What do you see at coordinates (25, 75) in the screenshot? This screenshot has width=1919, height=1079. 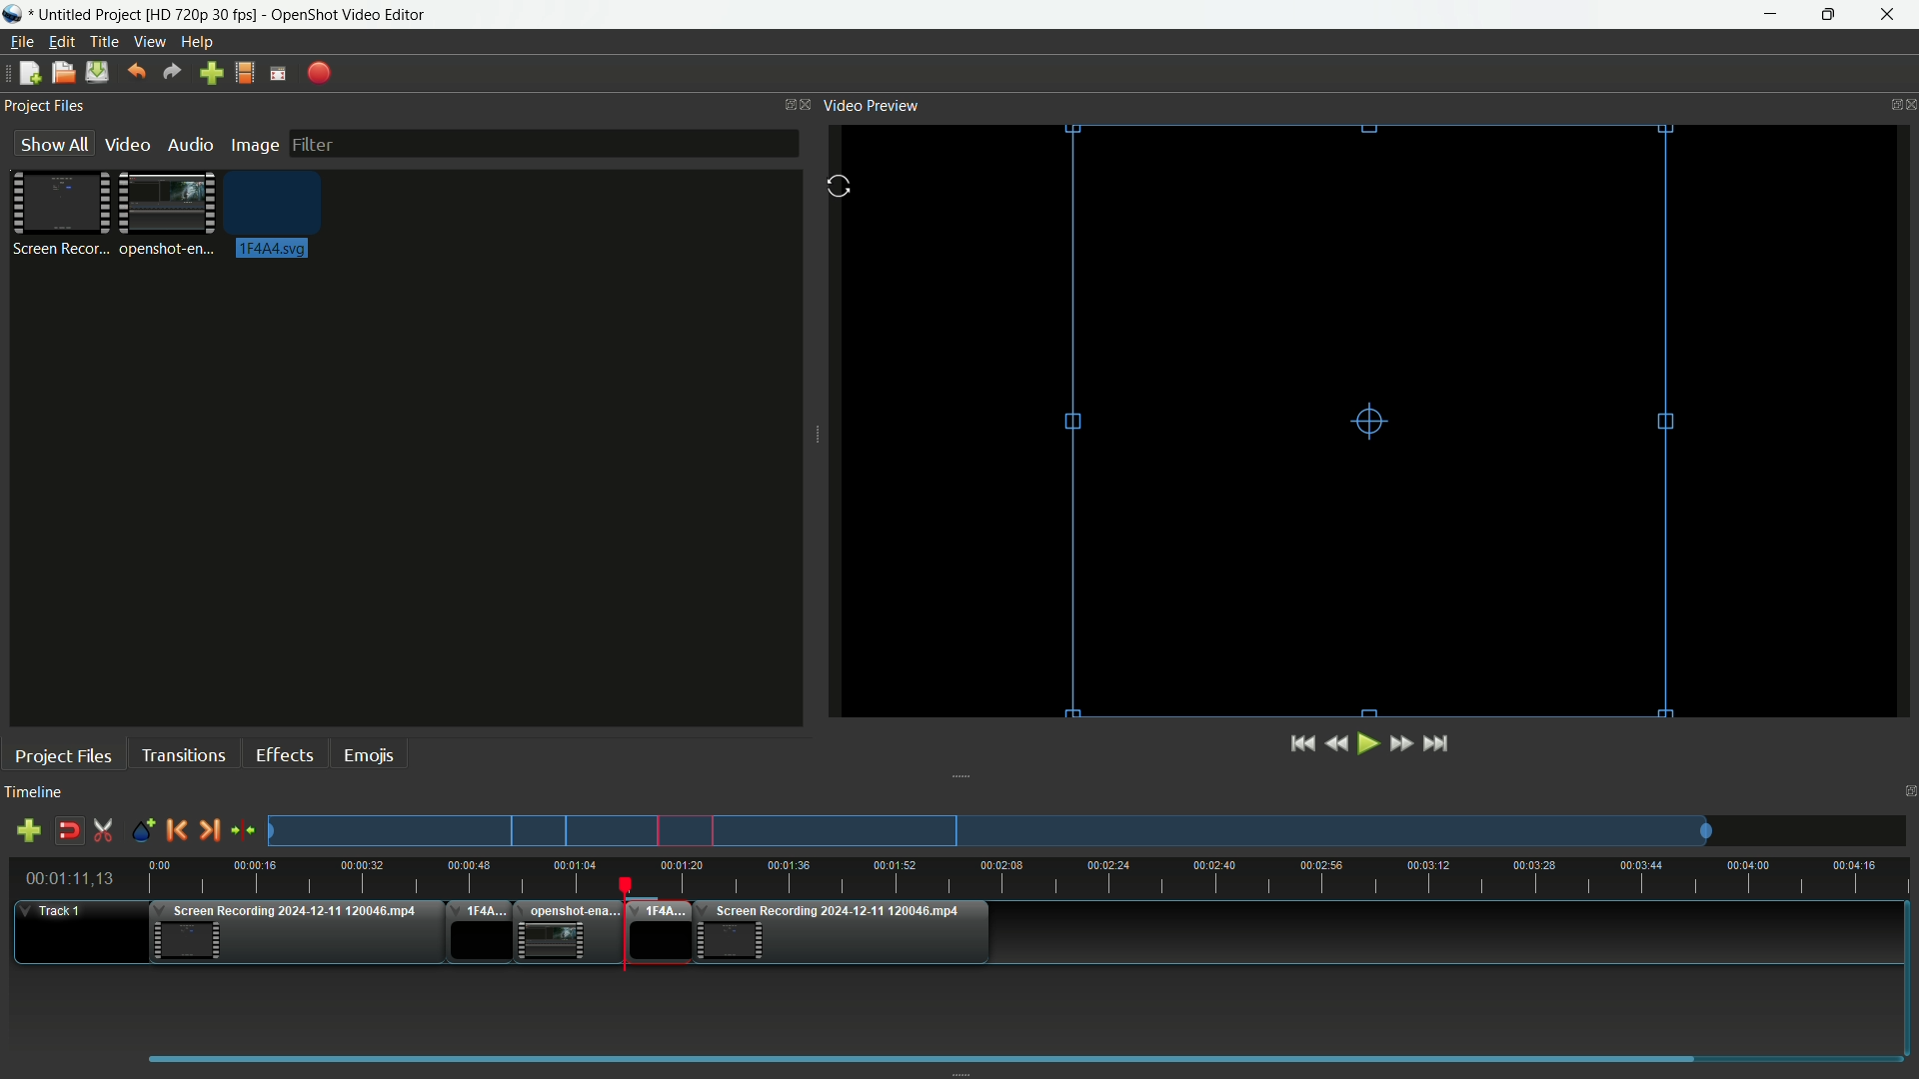 I see `New file` at bounding box center [25, 75].